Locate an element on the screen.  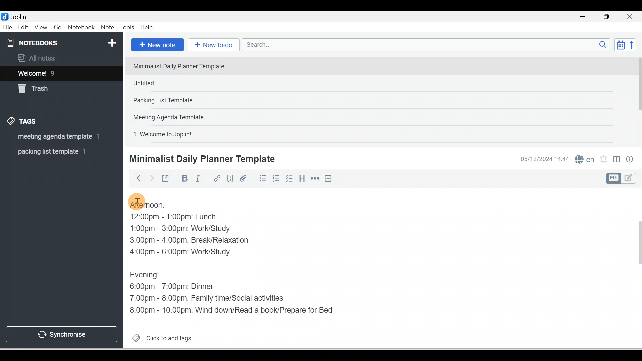
8:00pm - 10:00pm: Wind down/Read a book/Prepare for Bed is located at coordinates (232, 311).